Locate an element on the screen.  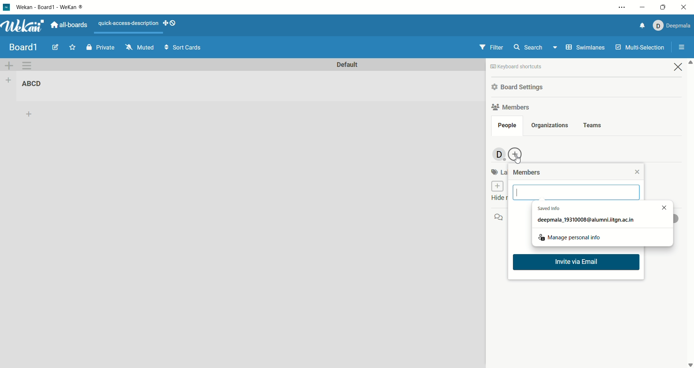
search is located at coordinates (536, 47).